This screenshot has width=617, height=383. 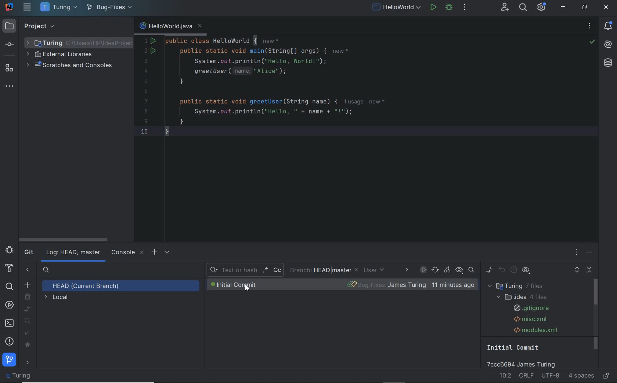 What do you see at coordinates (536, 330) in the screenshot?
I see `modules.xml` at bounding box center [536, 330].